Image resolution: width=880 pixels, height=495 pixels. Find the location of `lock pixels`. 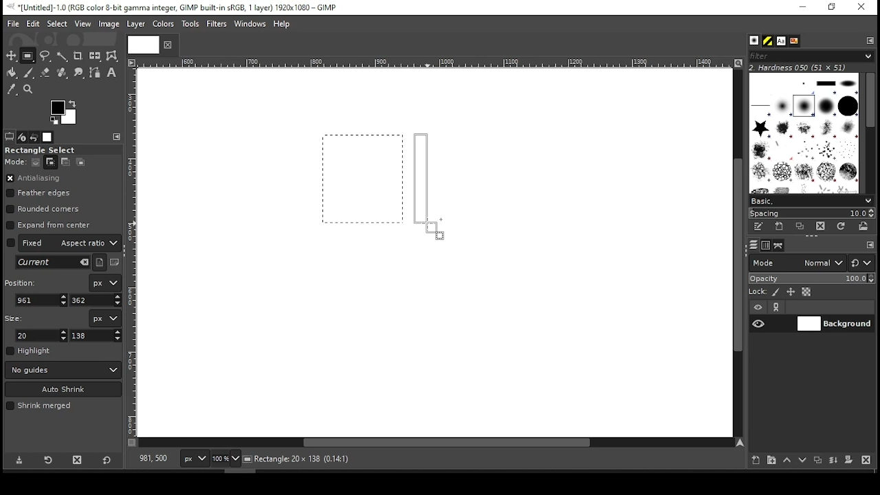

lock pixels is located at coordinates (778, 292).